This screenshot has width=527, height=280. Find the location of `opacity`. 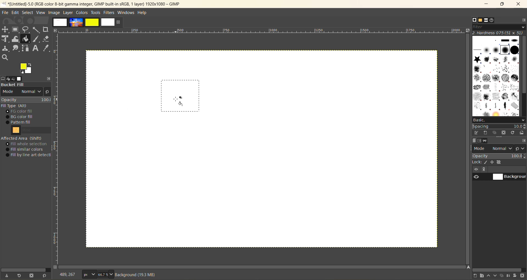

opacity is located at coordinates (26, 100).